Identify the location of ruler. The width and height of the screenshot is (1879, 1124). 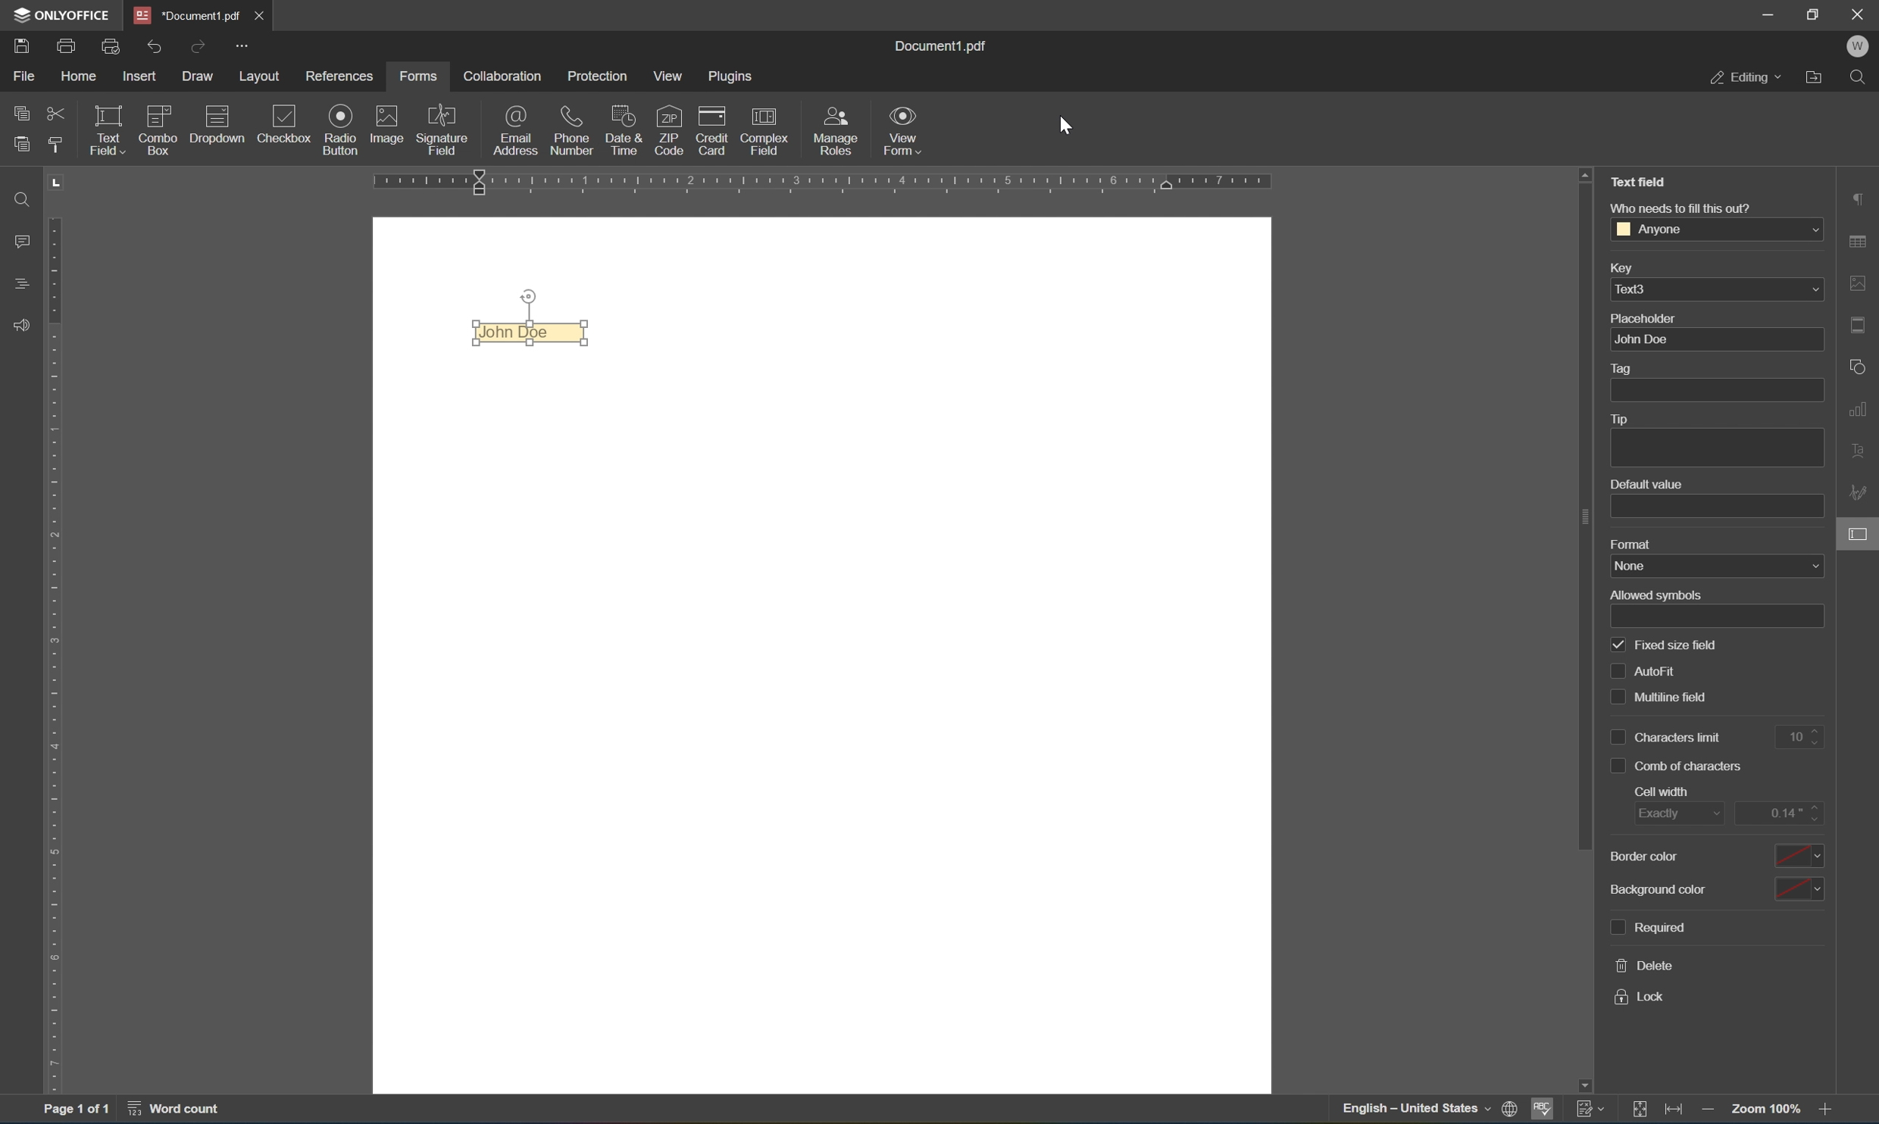
(814, 184).